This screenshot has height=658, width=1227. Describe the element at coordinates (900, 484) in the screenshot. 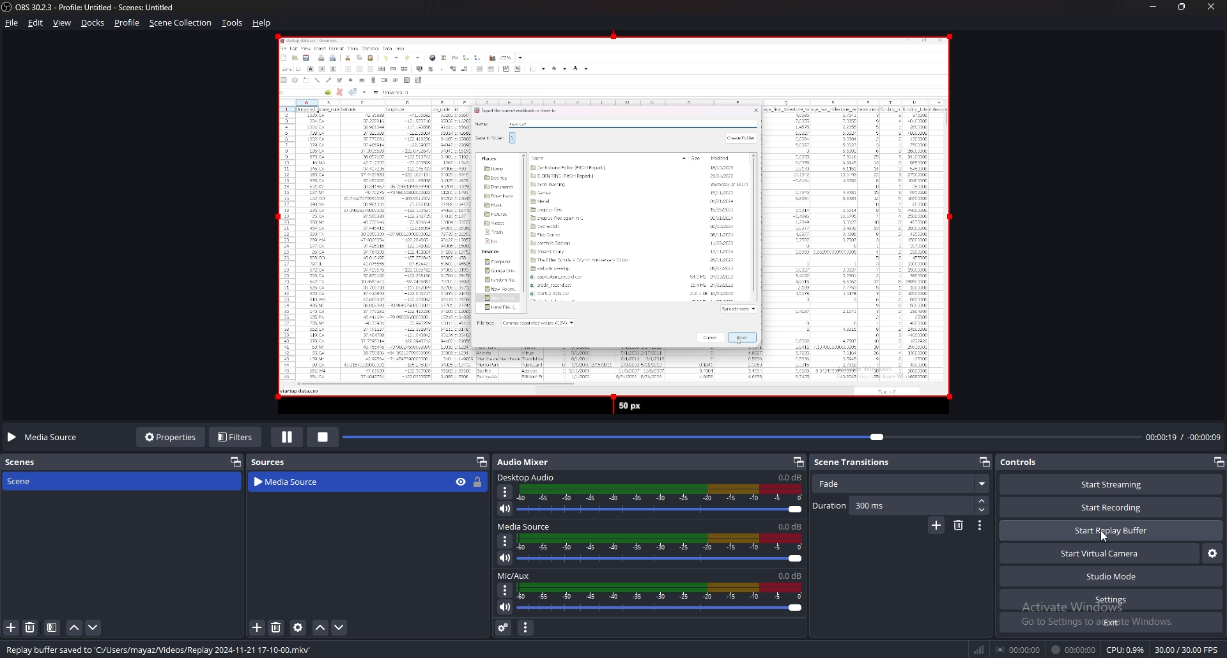

I see `fade` at that location.